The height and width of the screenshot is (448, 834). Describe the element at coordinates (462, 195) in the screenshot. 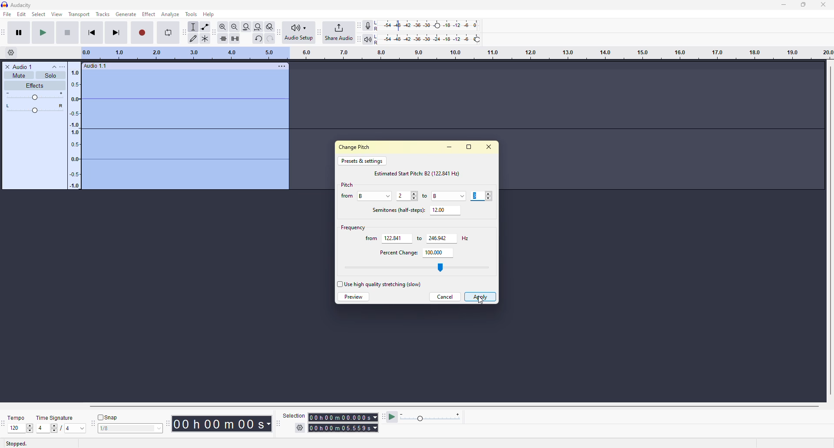

I see `drop down` at that location.